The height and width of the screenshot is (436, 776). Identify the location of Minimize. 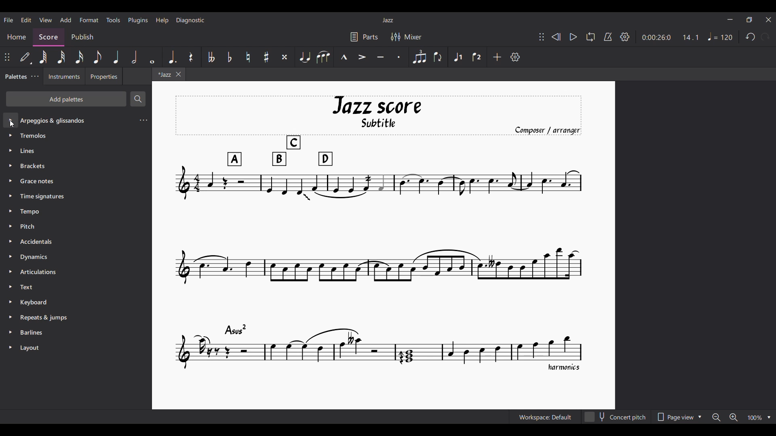
(730, 19).